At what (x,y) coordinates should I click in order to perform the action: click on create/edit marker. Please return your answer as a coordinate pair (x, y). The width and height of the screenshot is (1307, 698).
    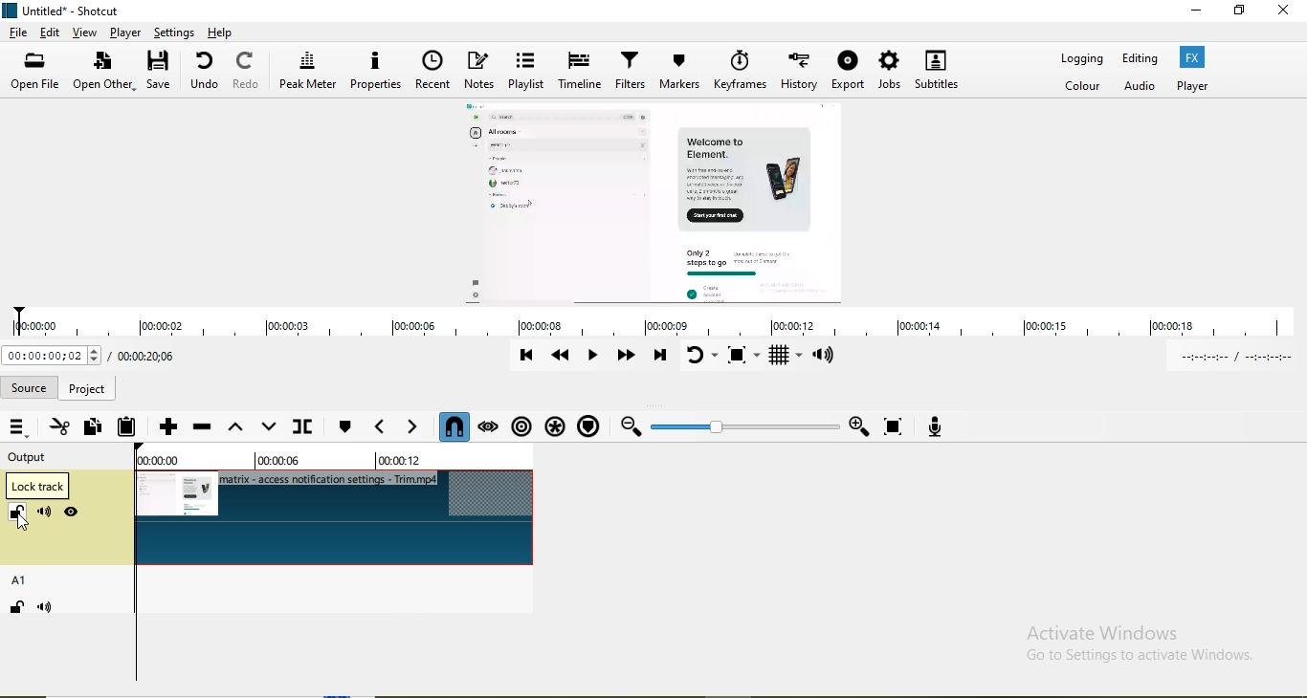
    Looking at the image, I should click on (343, 428).